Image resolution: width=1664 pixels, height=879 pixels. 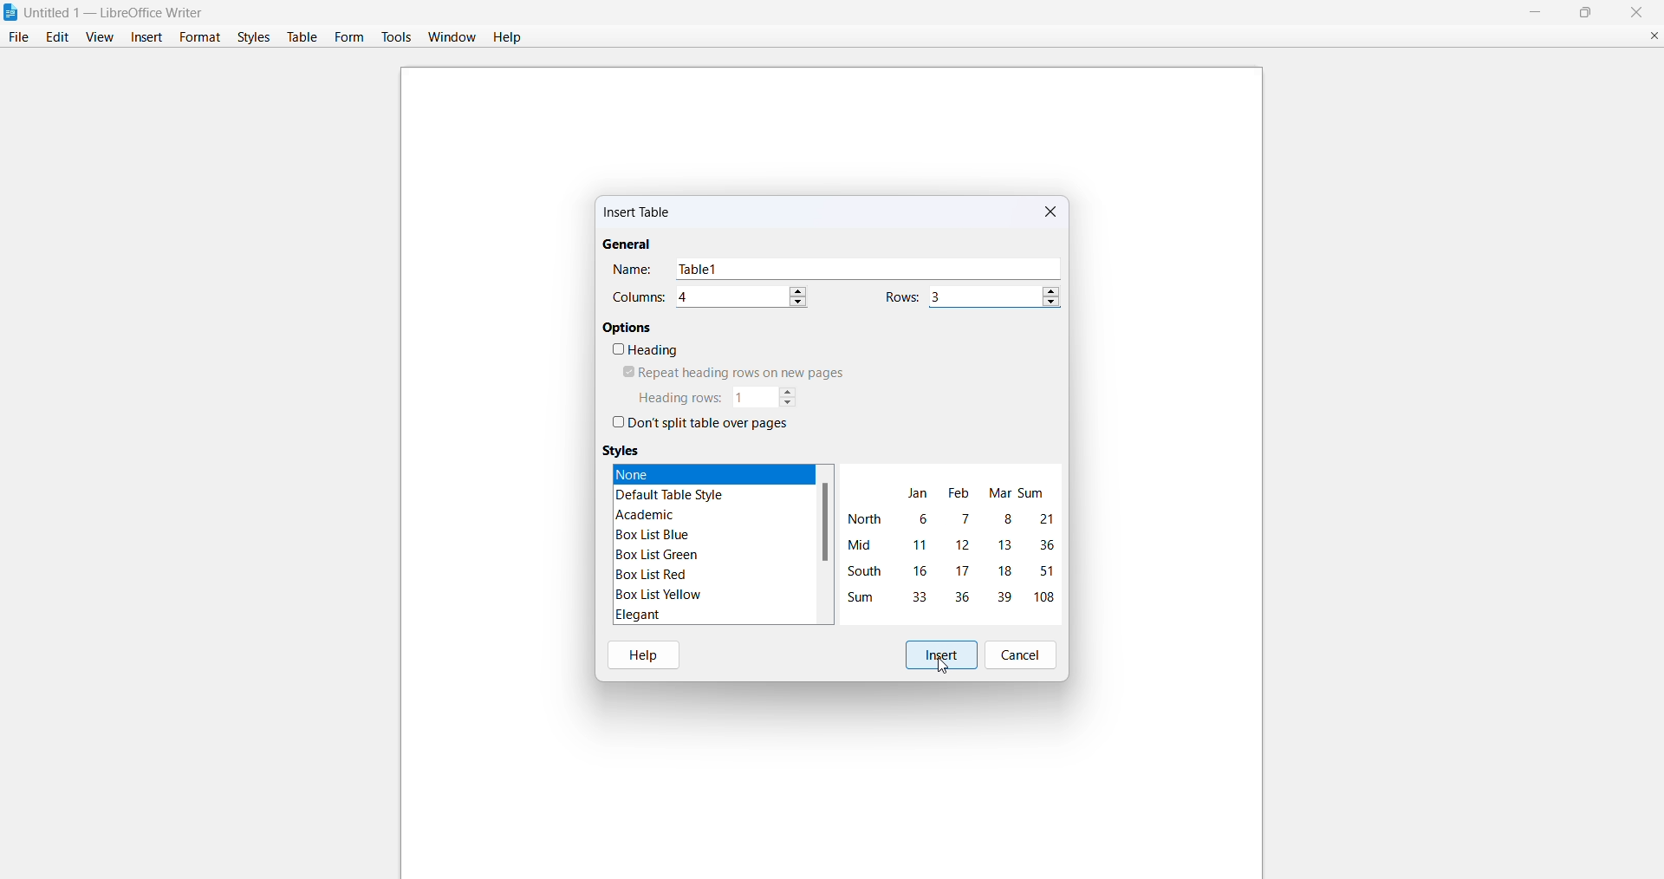 I want to click on insert, so click(x=147, y=36).